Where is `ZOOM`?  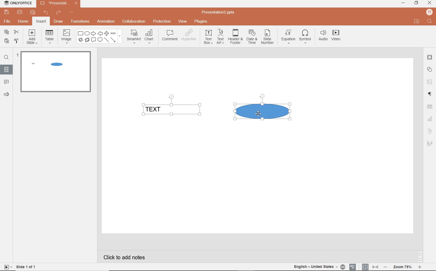 ZOOM is located at coordinates (402, 268).